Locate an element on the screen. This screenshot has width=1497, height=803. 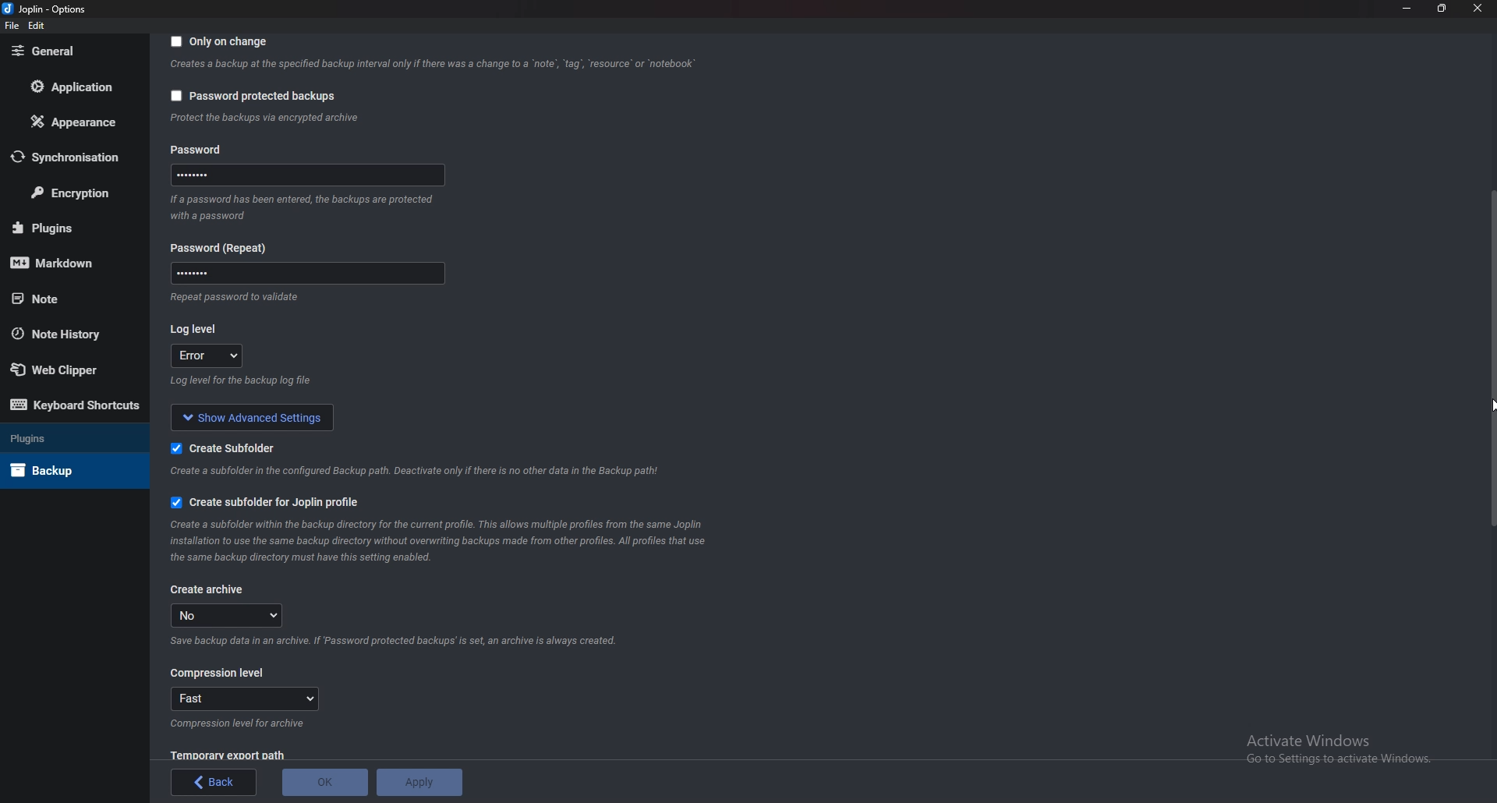
Encryption is located at coordinates (73, 193).